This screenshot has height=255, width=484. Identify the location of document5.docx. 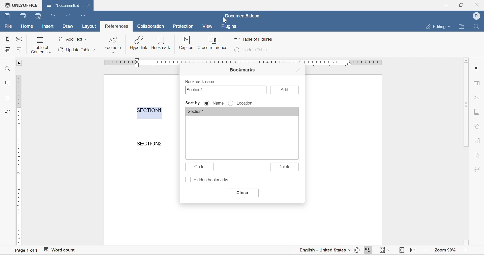
(242, 16).